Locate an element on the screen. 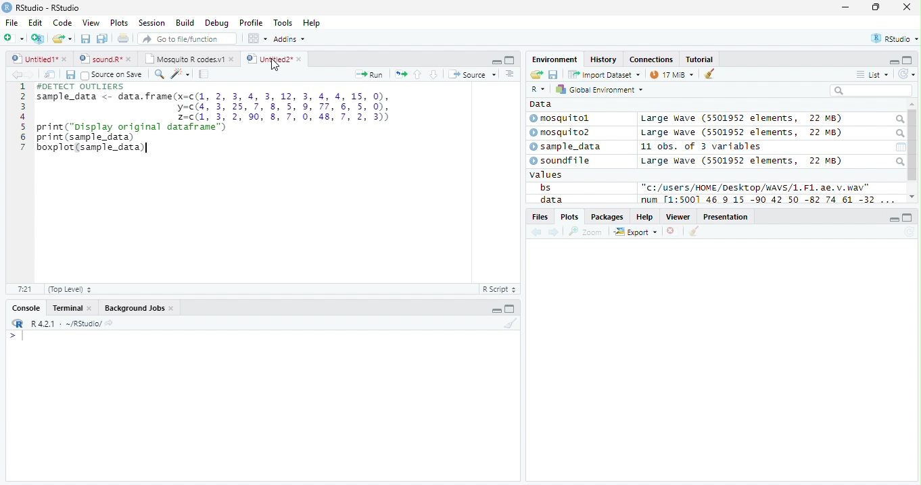 Image resolution: width=921 pixels, height=485 pixels. Compile report is located at coordinates (204, 74).